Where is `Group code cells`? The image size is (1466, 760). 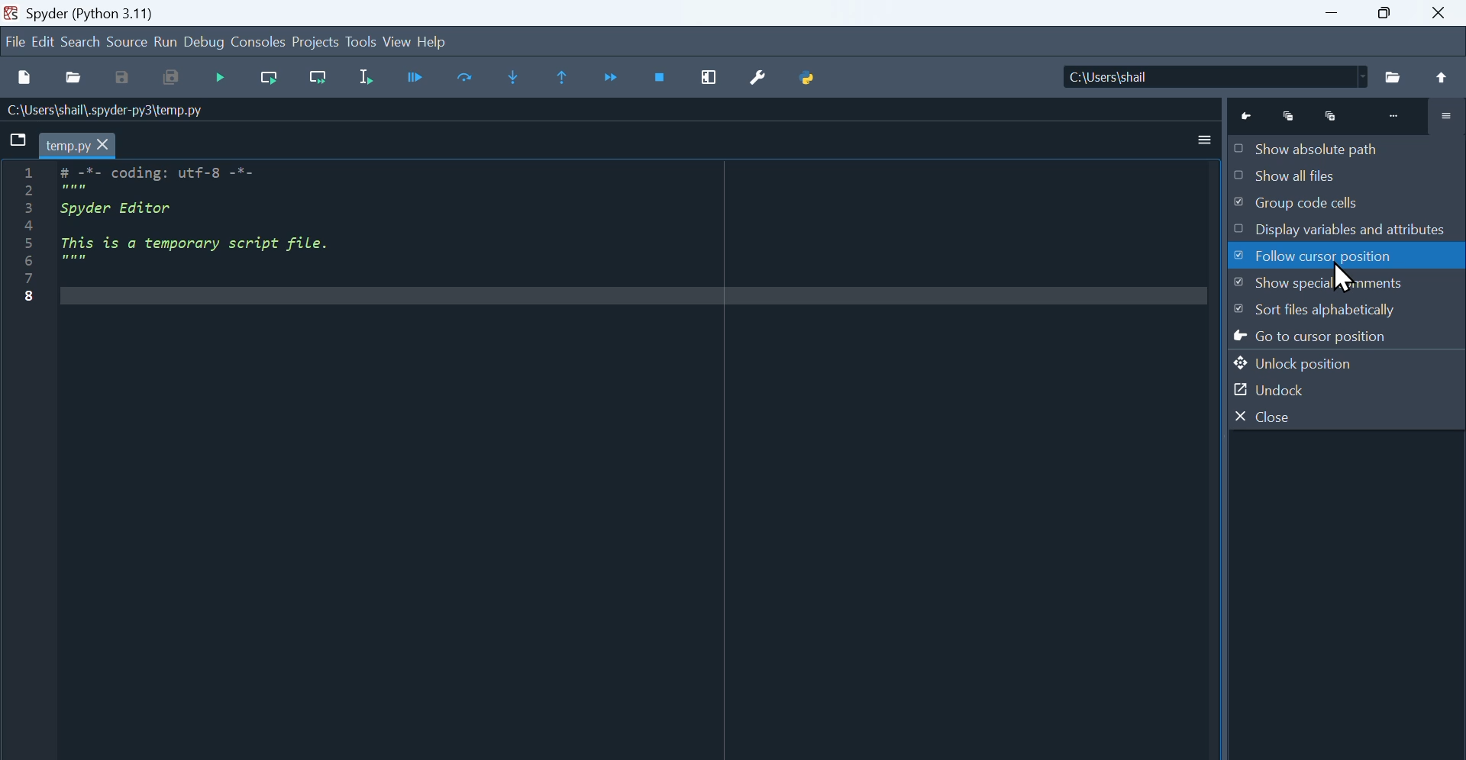
Group code cells is located at coordinates (1336, 206).